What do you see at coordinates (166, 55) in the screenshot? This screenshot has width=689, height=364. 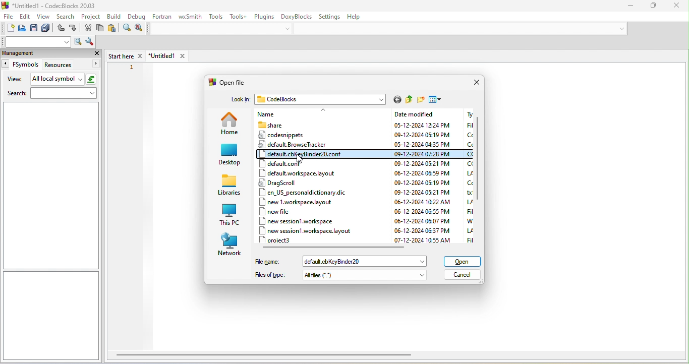 I see `untitled1` at bounding box center [166, 55].